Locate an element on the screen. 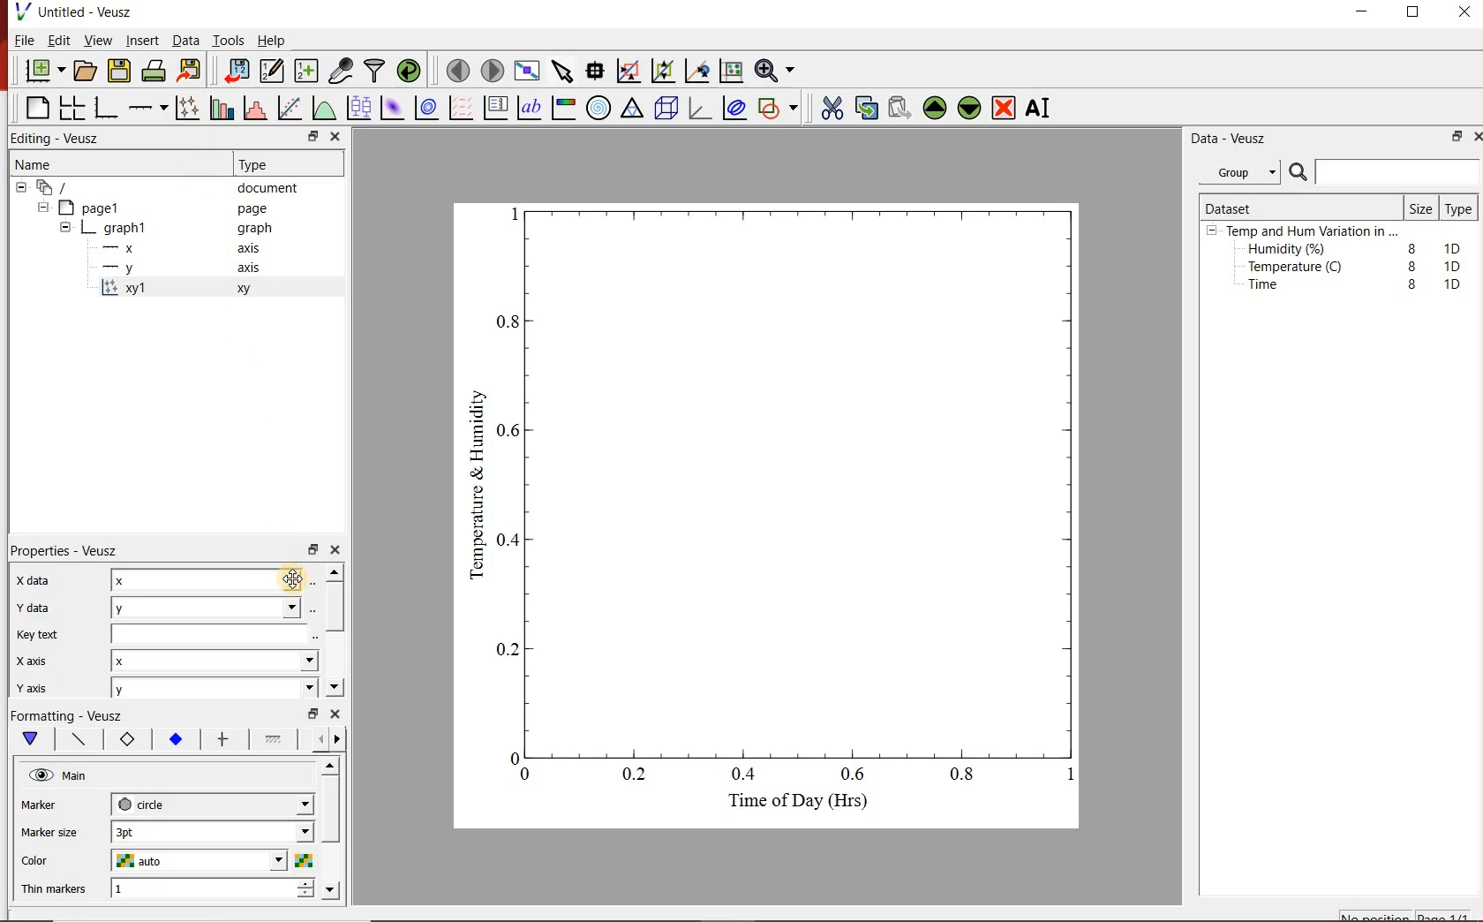 This screenshot has width=1483, height=922. page1/1 is located at coordinates (1449, 914).